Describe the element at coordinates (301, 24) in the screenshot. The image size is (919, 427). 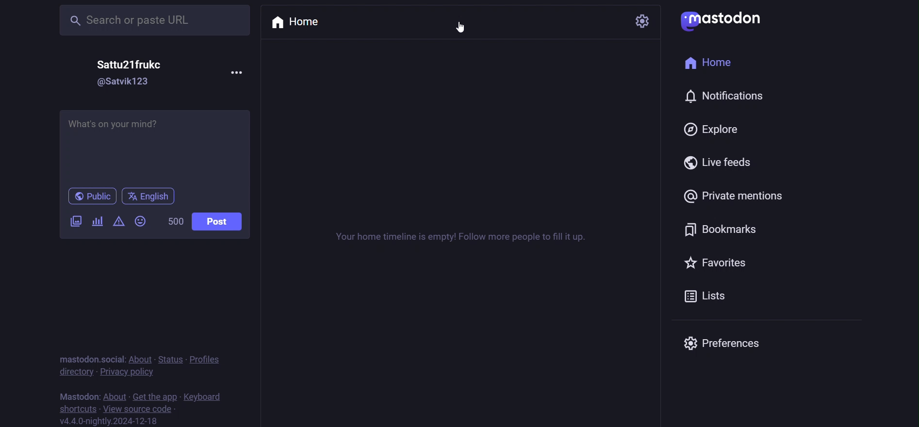
I see `home` at that location.